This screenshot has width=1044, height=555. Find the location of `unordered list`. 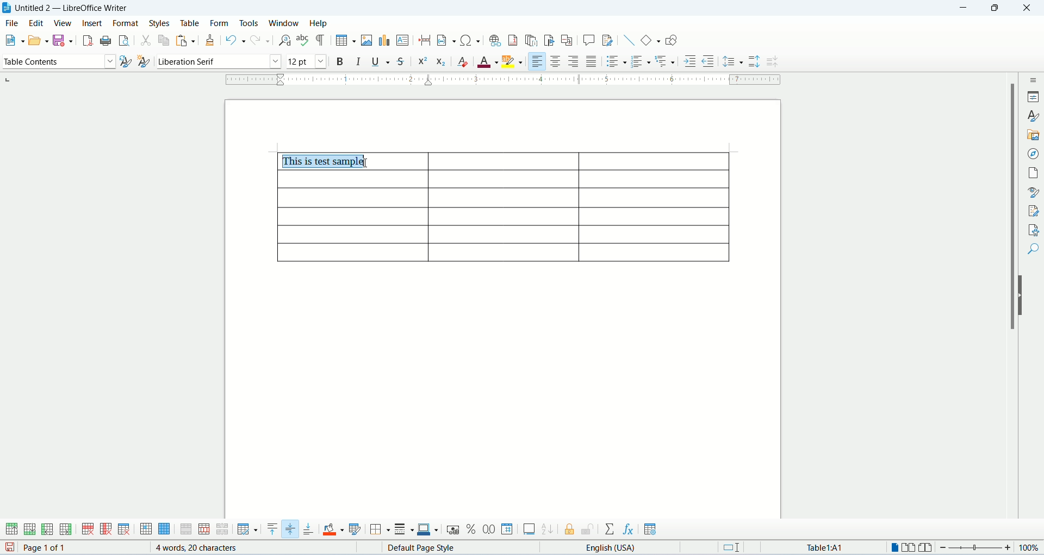

unordered list is located at coordinates (617, 61).